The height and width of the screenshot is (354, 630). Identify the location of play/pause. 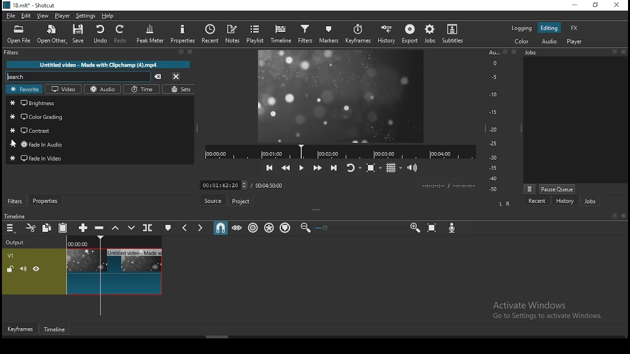
(302, 168).